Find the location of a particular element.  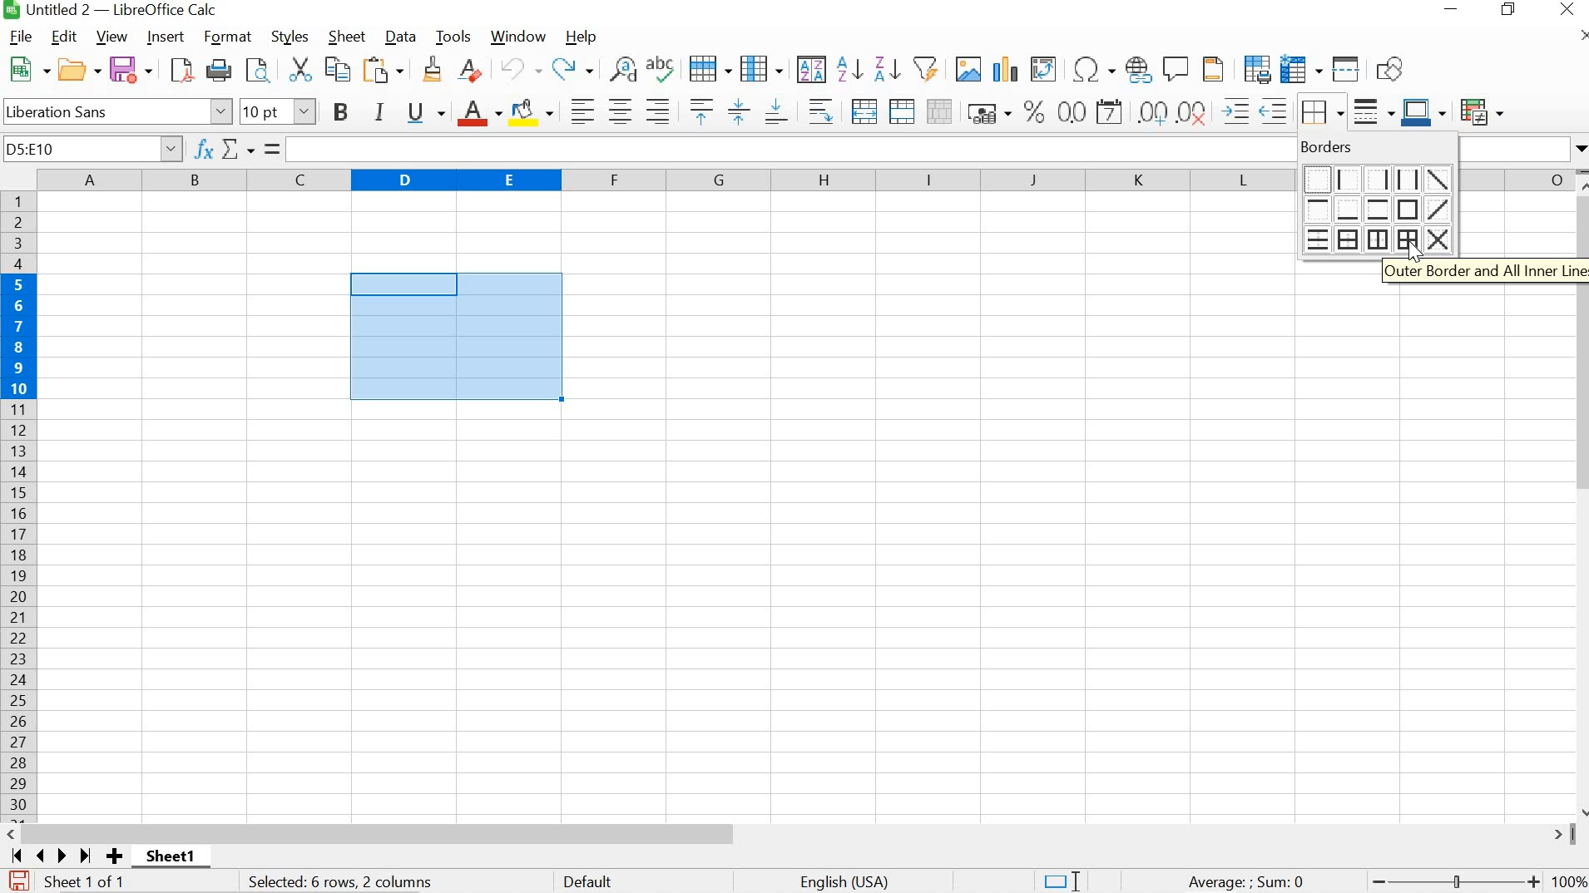

find and replace is located at coordinates (625, 70).